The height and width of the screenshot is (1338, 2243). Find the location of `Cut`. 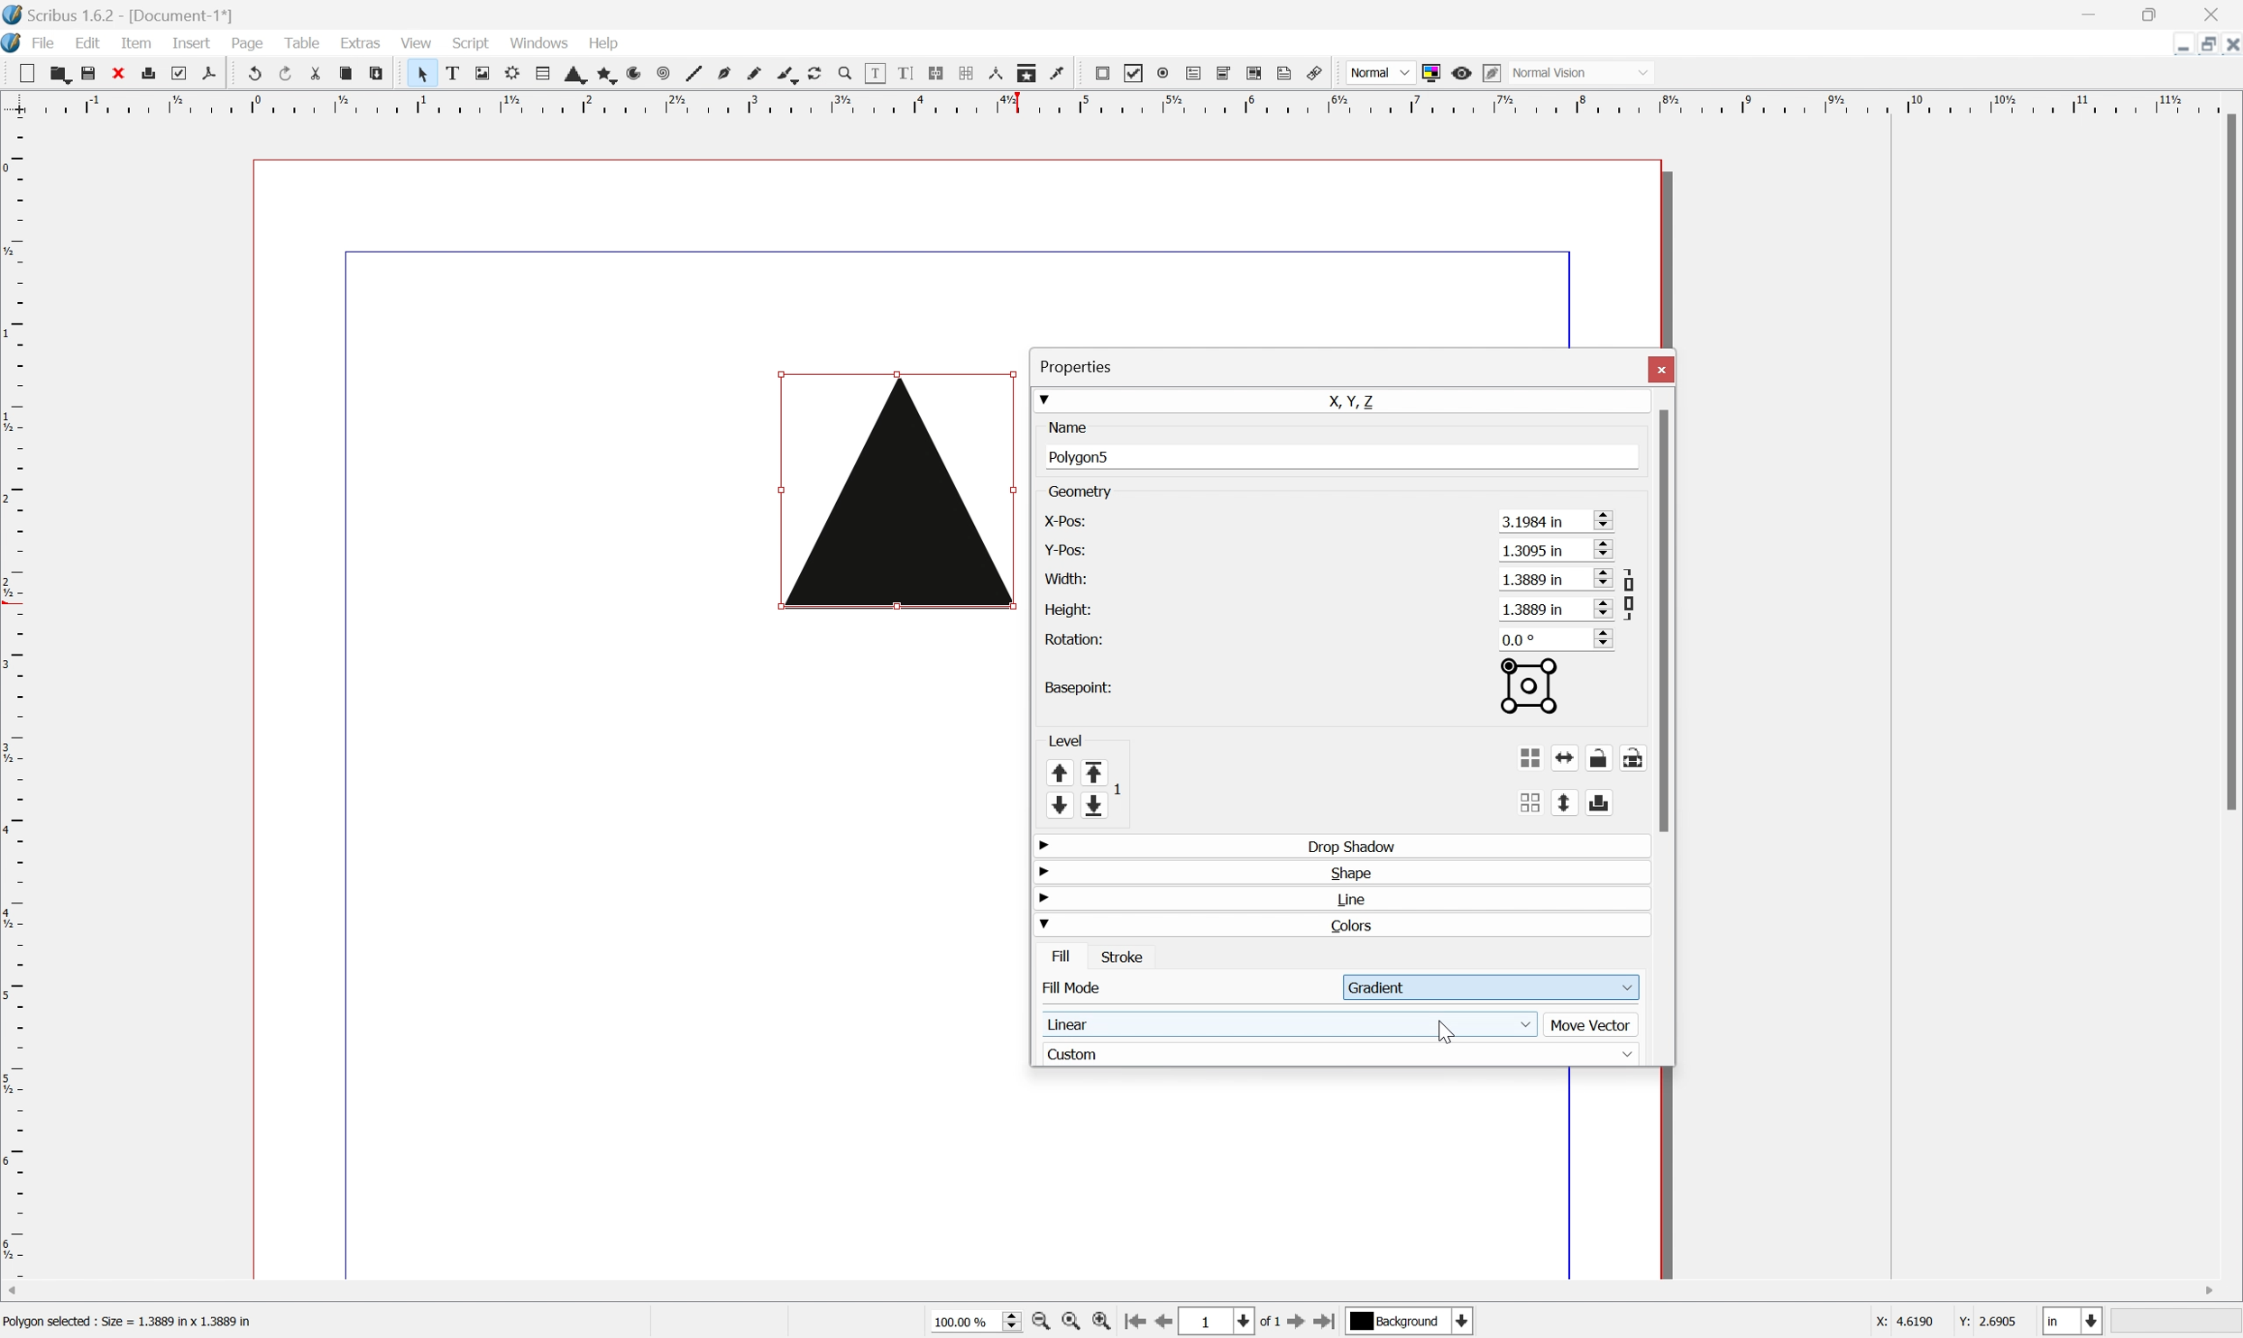

Cut is located at coordinates (313, 74).